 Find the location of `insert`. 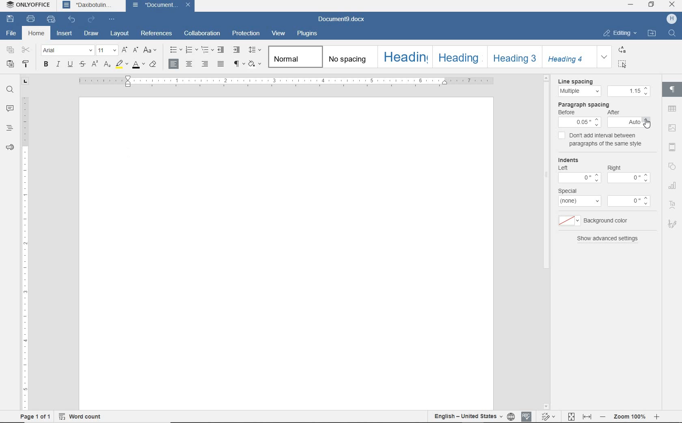

insert is located at coordinates (66, 34).